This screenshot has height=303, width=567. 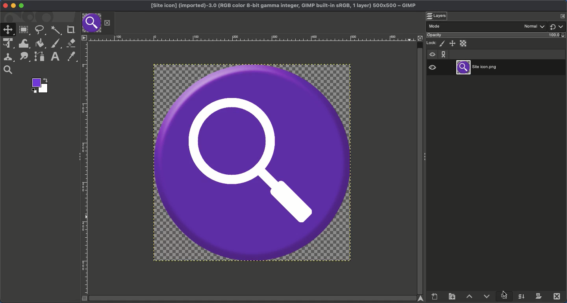 What do you see at coordinates (554, 27) in the screenshot?
I see `Switch` at bounding box center [554, 27].